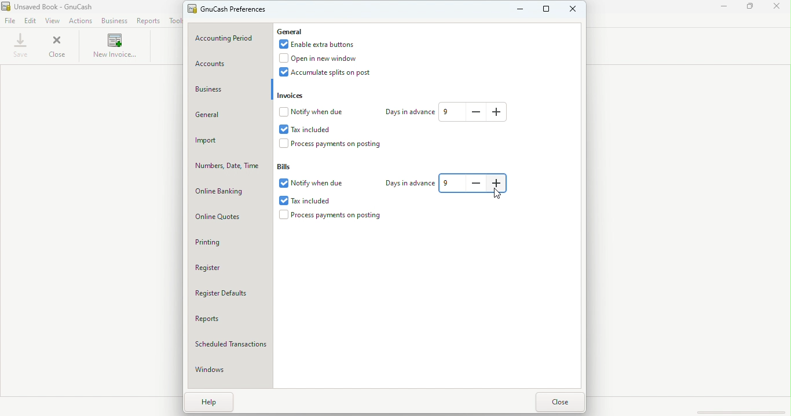 Image resolution: width=791 pixels, height=416 pixels. Describe the element at coordinates (229, 140) in the screenshot. I see `Import` at that location.